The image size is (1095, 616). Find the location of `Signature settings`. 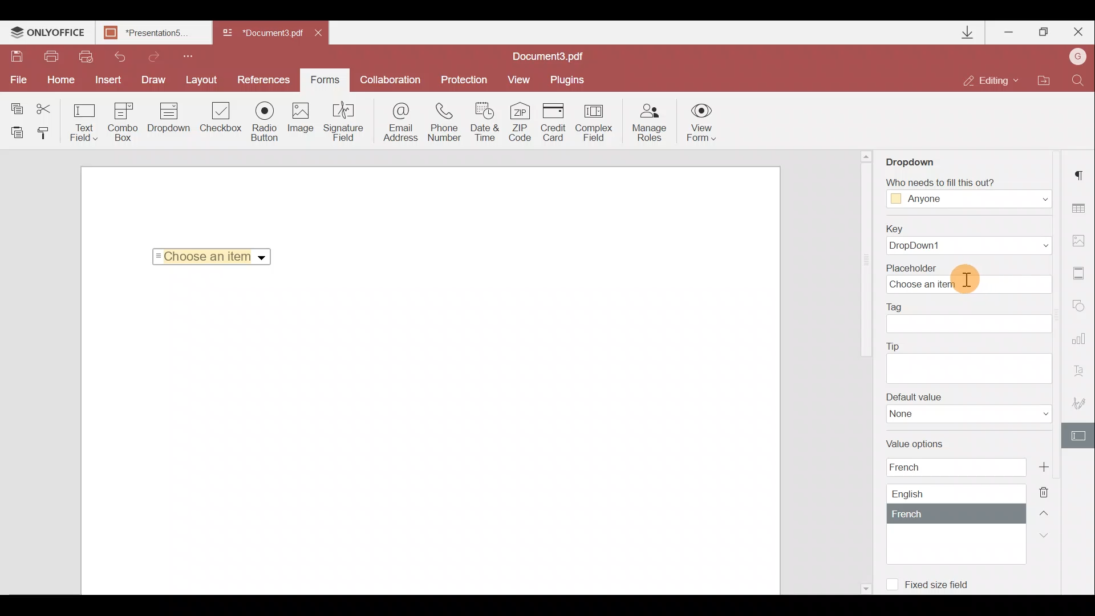

Signature settings is located at coordinates (1081, 406).